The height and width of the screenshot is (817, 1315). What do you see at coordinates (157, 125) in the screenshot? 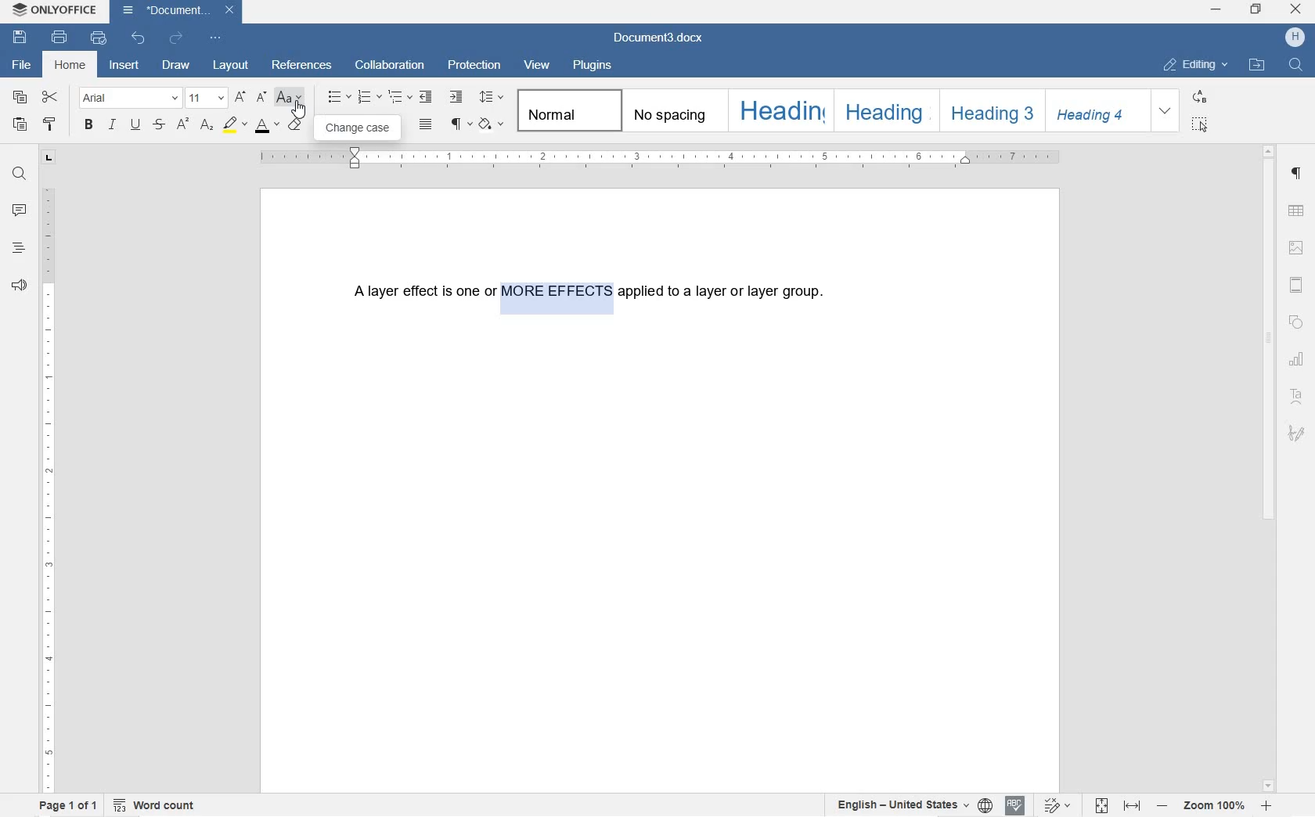
I see `STRIKETHROUGH` at bounding box center [157, 125].